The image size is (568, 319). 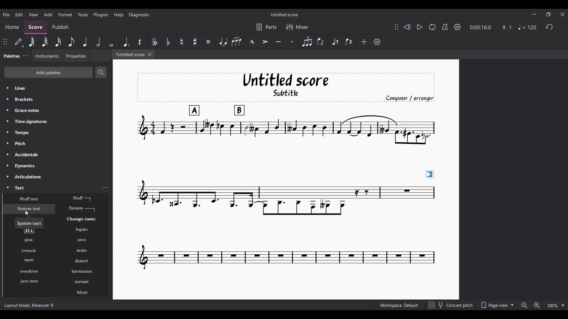 What do you see at coordinates (56, 166) in the screenshot?
I see `Dynamics` at bounding box center [56, 166].